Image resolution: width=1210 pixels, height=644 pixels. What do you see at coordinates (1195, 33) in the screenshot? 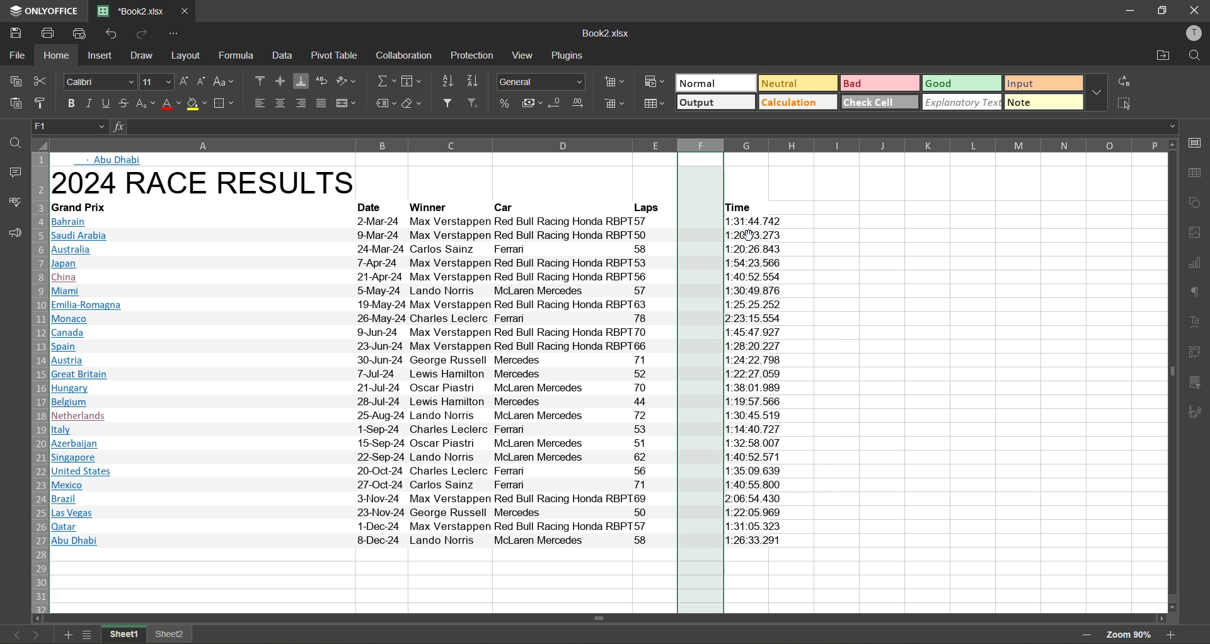
I see `profile` at bounding box center [1195, 33].